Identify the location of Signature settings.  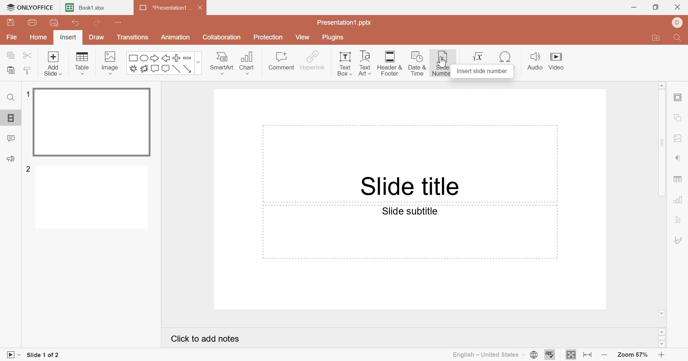
(678, 240).